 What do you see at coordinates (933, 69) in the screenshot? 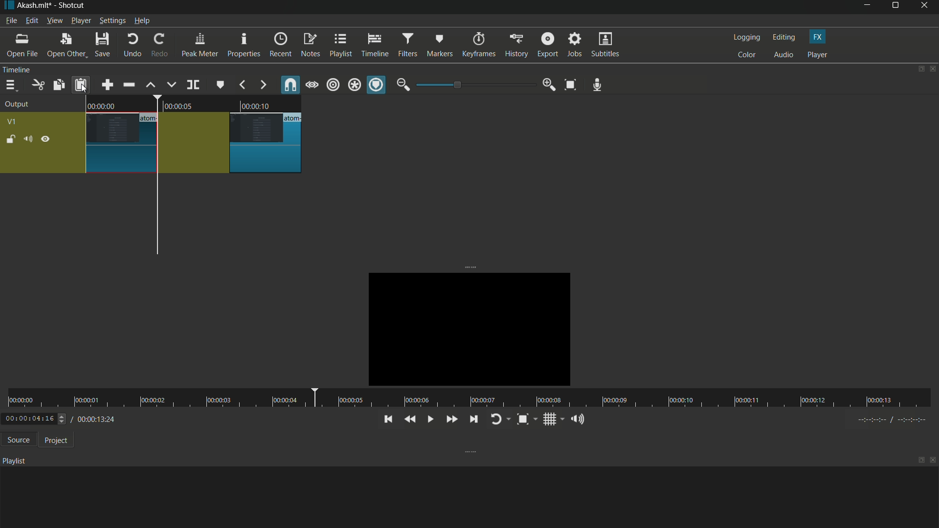
I see `close timeline` at bounding box center [933, 69].